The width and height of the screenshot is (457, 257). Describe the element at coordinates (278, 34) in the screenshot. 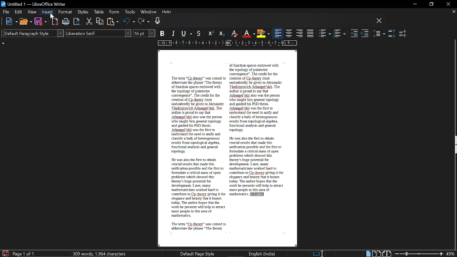

I see `Align left` at that location.